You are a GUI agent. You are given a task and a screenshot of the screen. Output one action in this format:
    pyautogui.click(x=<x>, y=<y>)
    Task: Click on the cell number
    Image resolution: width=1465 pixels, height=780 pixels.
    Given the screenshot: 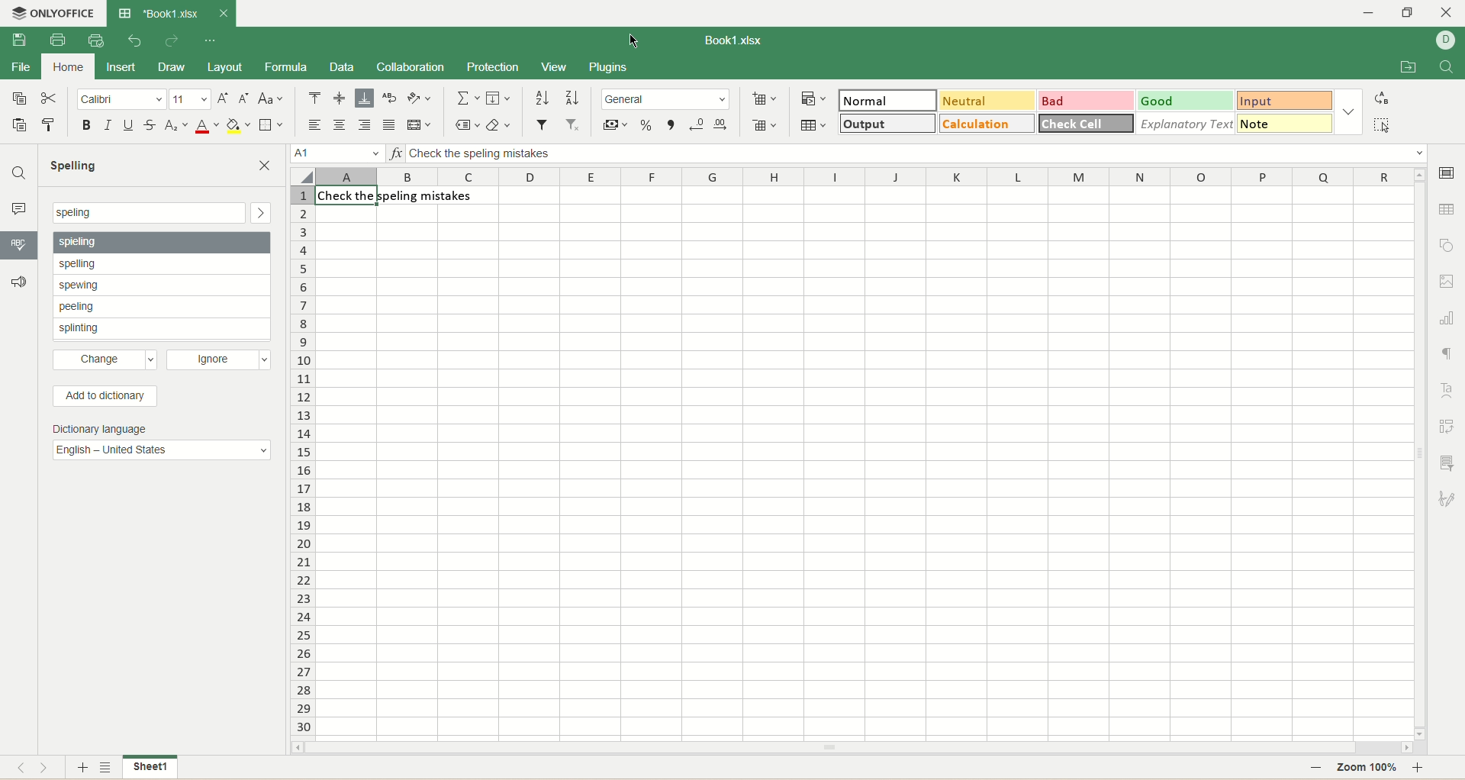 What is the action you would take?
    pyautogui.click(x=301, y=463)
    